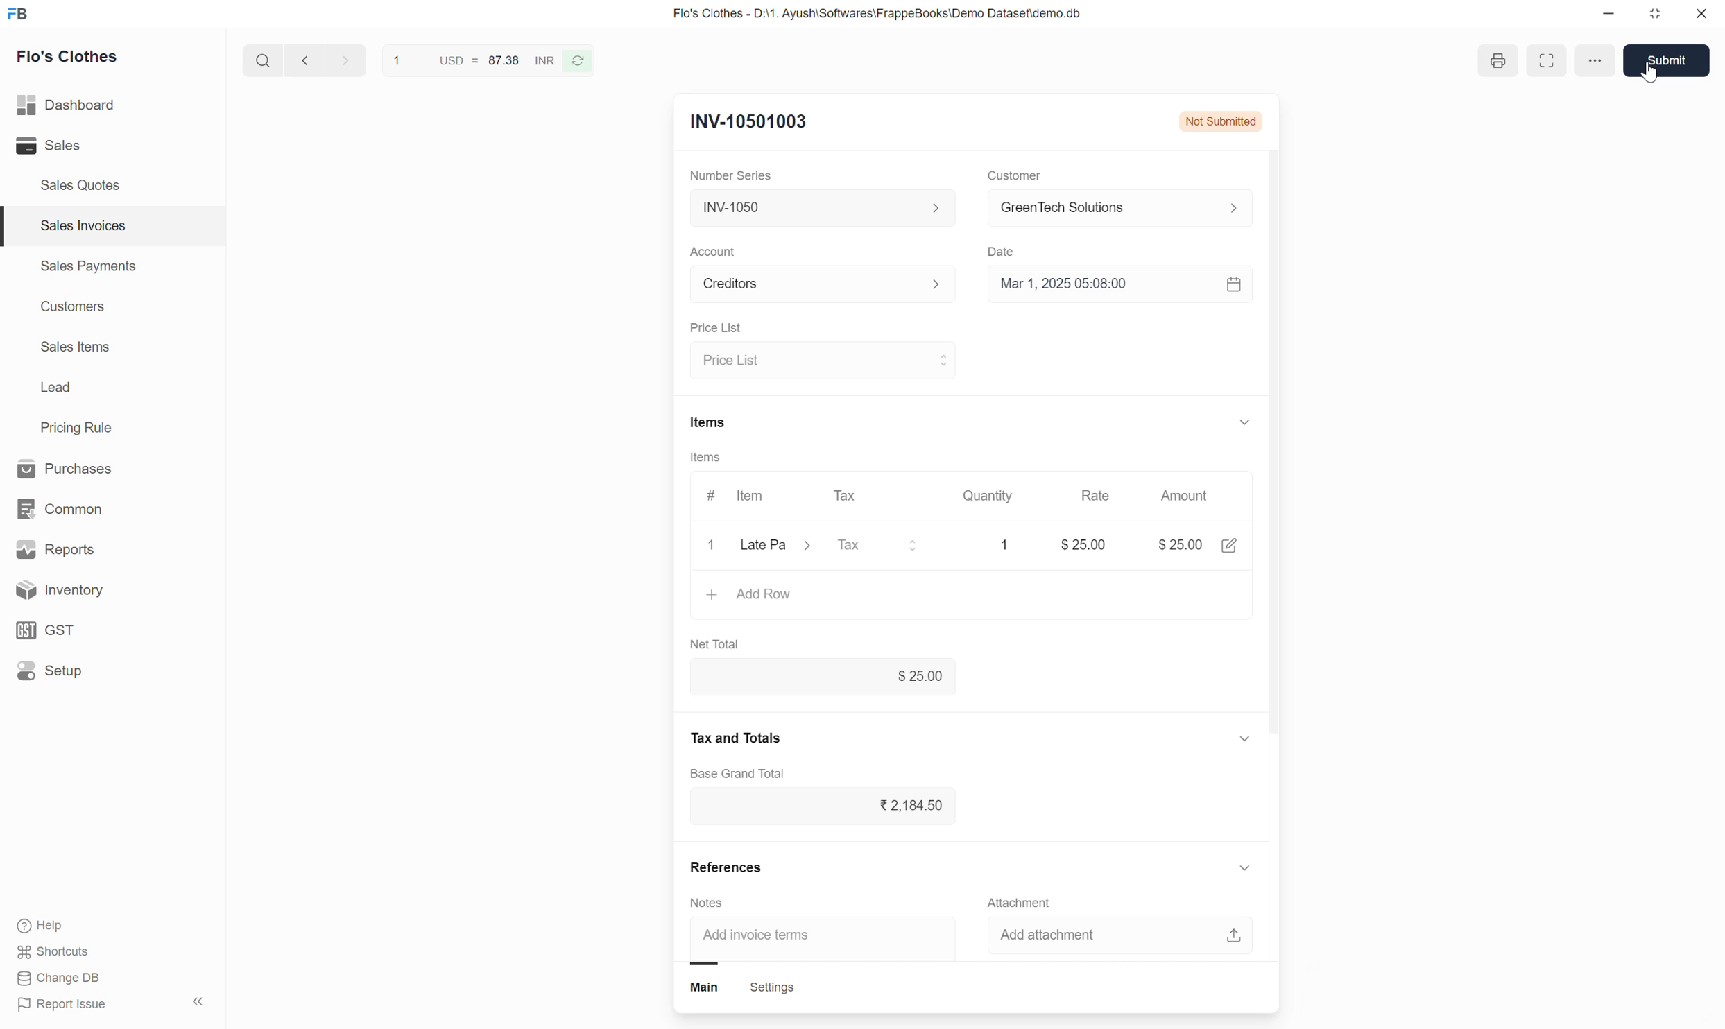 Image resolution: width=1725 pixels, height=1029 pixels. What do you see at coordinates (78, 146) in the screenshot?
I see `Sales ` at bounding box center [78, 146].